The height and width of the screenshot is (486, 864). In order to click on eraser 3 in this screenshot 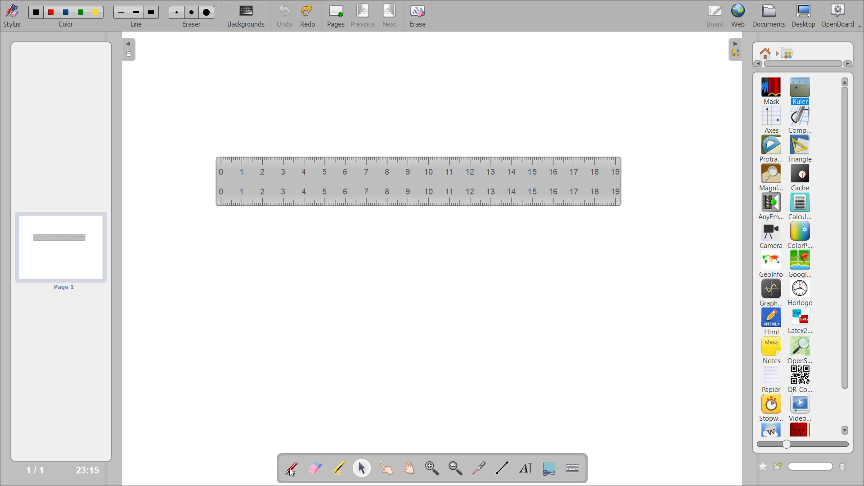, I will do `click(207, 12)`.